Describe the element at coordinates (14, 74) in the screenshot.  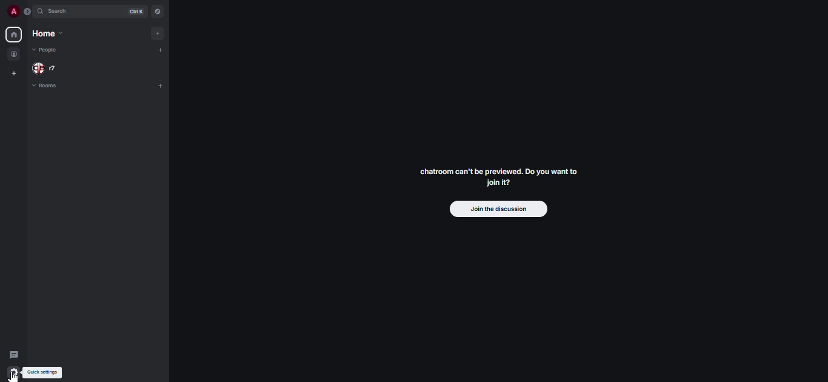
I see `create space` at that location.